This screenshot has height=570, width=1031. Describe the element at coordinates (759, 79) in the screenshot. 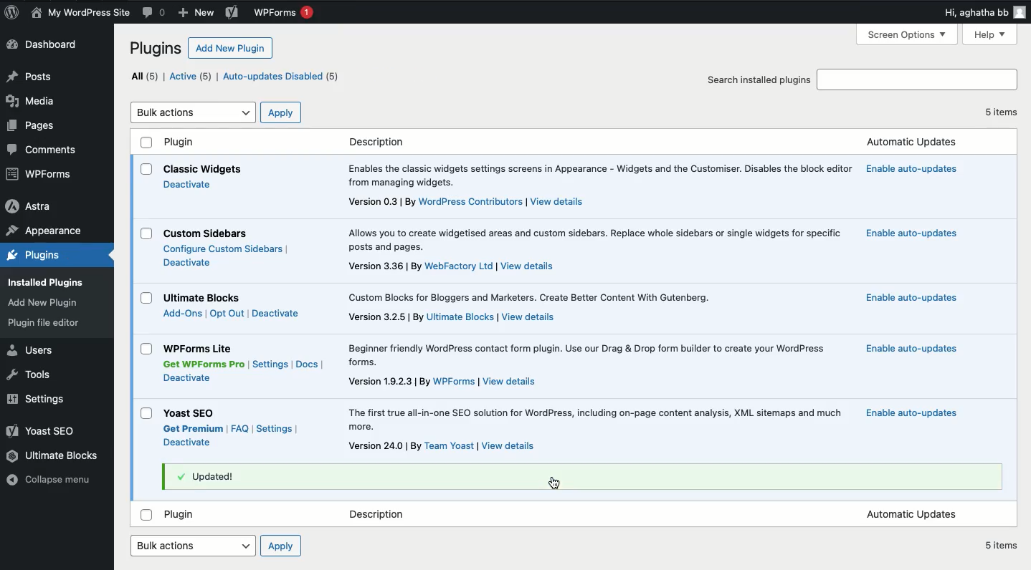

I see `Search plugins` at that location.